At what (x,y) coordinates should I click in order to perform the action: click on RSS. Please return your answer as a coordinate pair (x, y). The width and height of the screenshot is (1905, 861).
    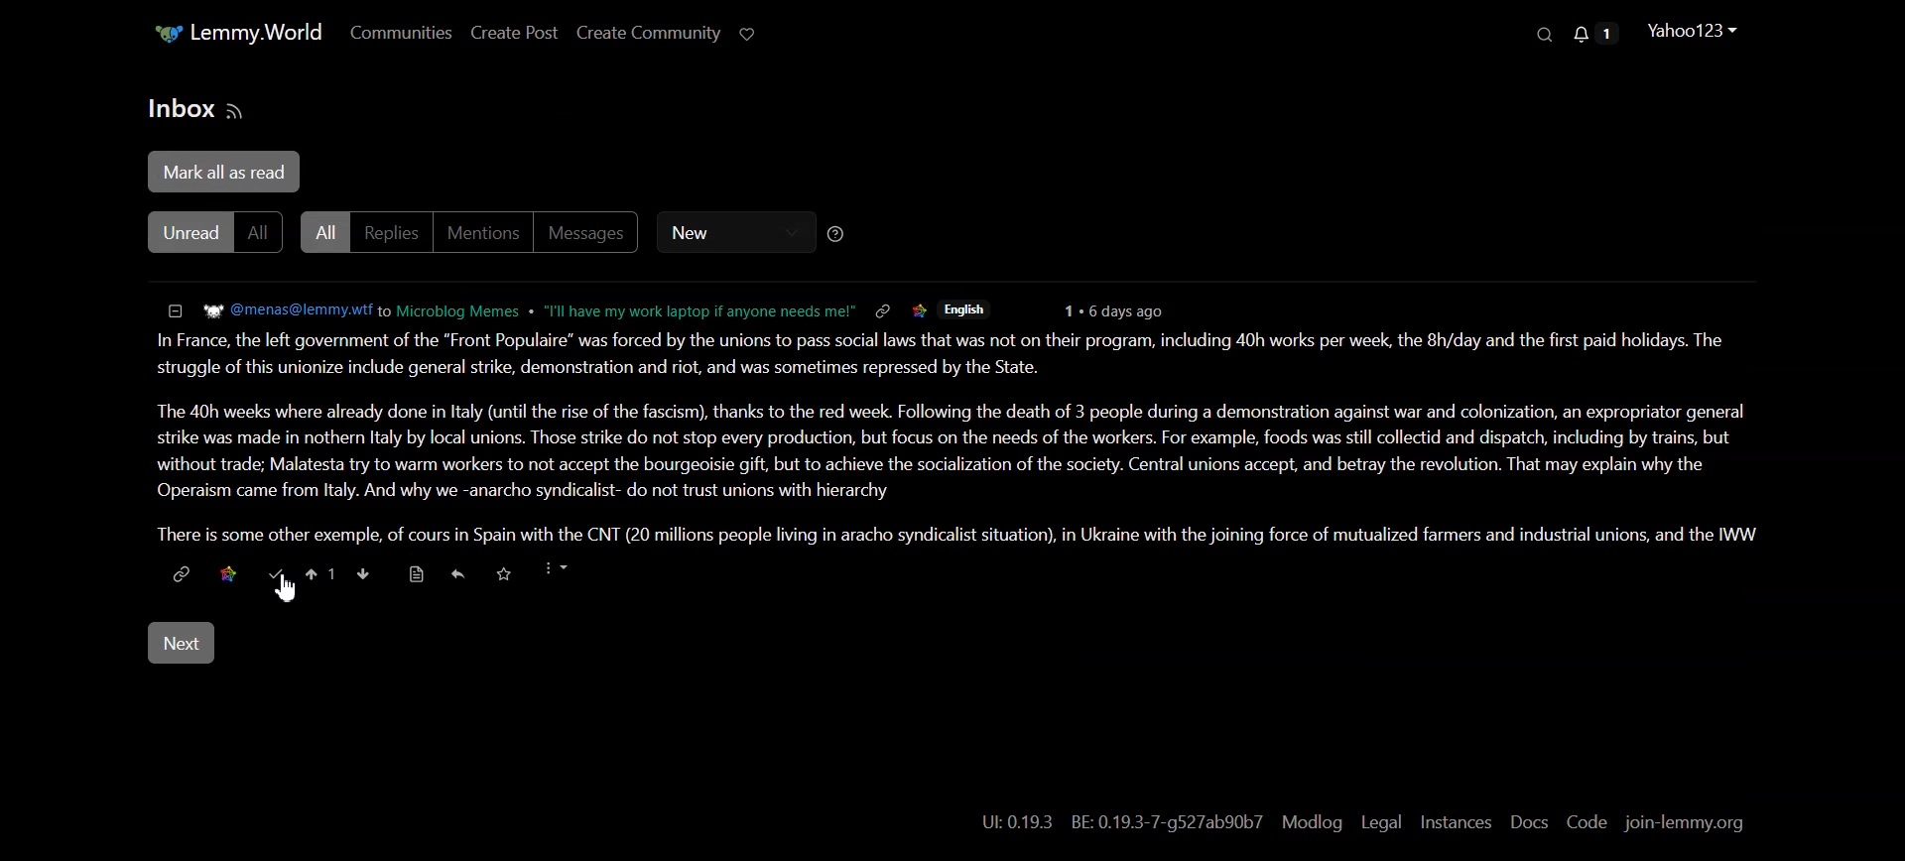
    Looking at the image, I should click on (236, 113).